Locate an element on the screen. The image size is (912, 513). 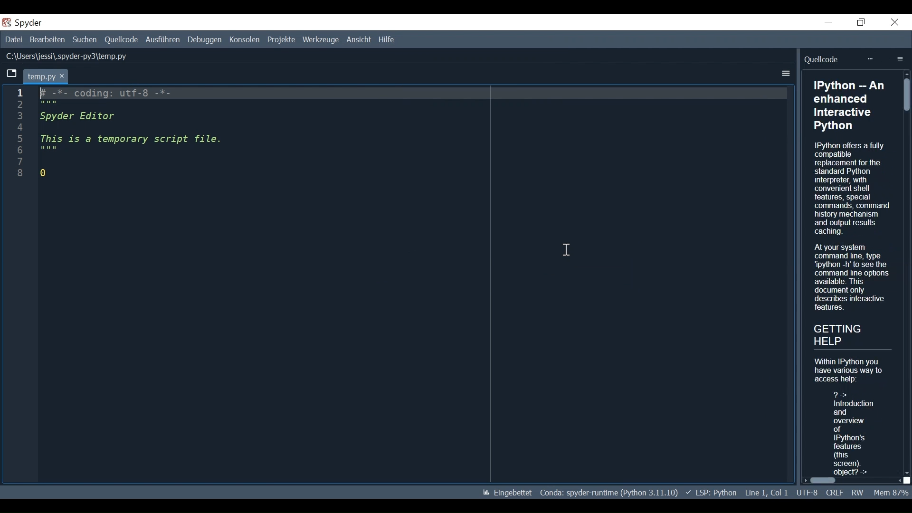
Edit is located at coordinates (47, 40).